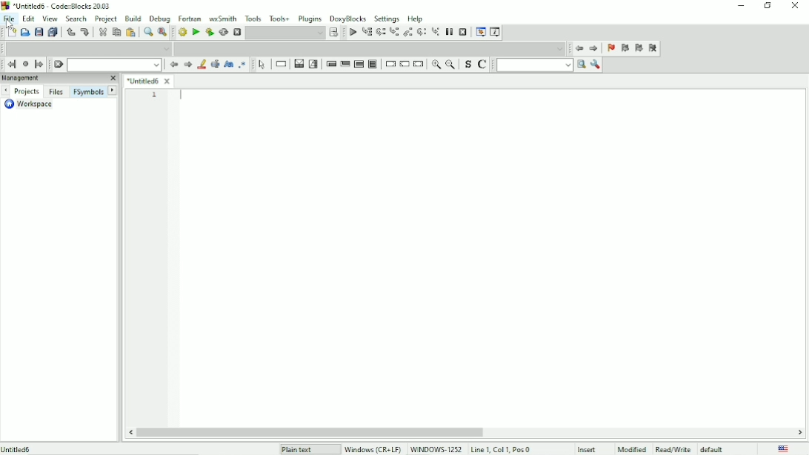 The width and height of the screenshot is (809, 455). What do you see at coordinates (228, 64) in the screenshot?
I see `Match case` at bounding box center [228, 64].